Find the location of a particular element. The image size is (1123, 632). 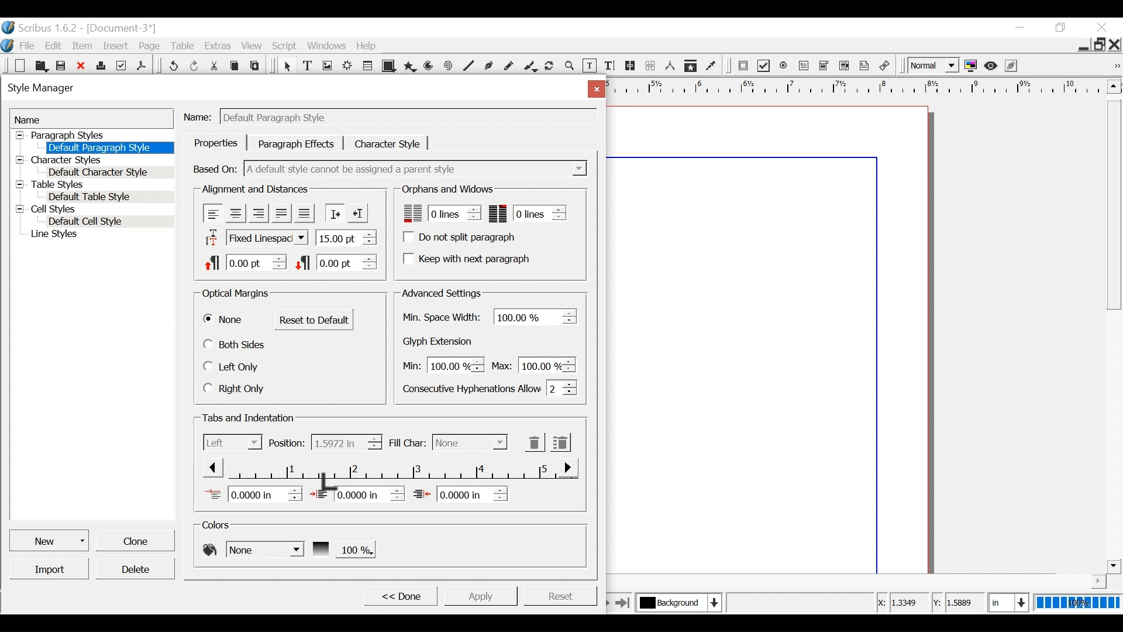

Push indent Right is located at coordinates (334, 213).